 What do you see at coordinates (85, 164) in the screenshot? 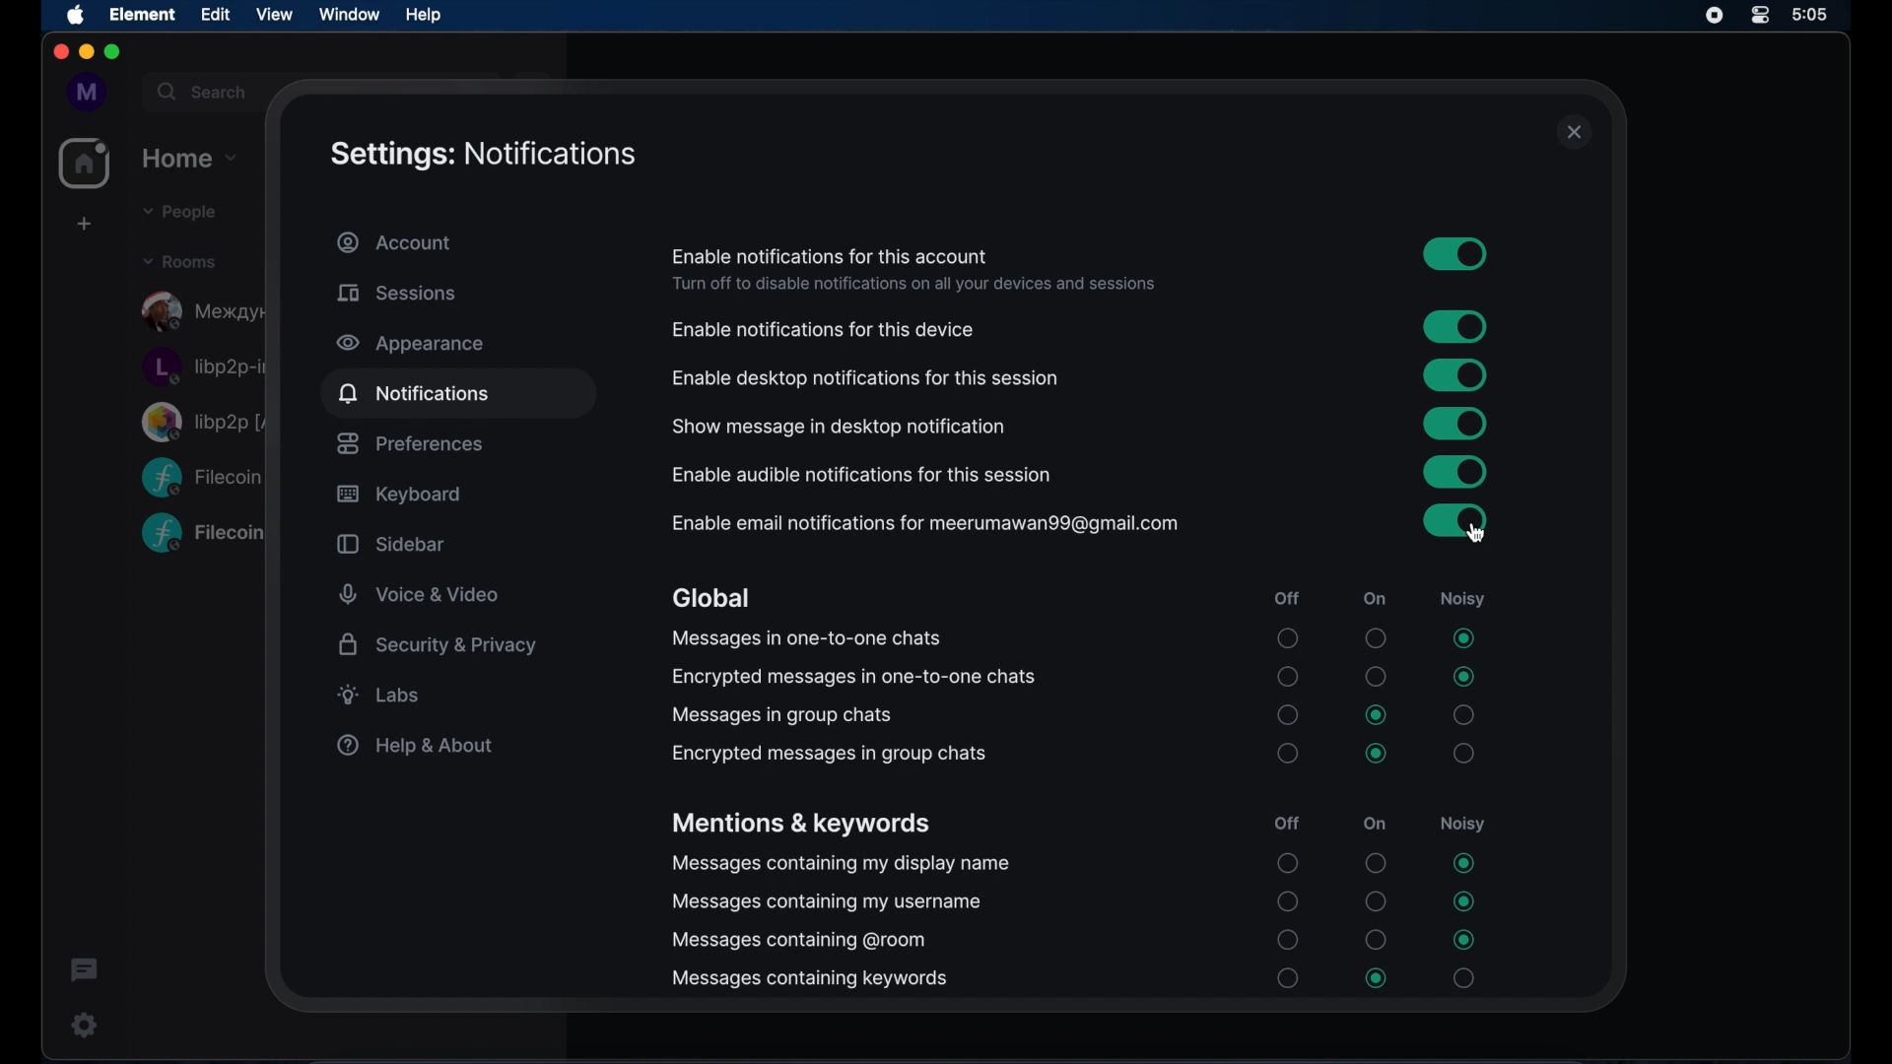
I see `home` at bounding box center [85, 164].